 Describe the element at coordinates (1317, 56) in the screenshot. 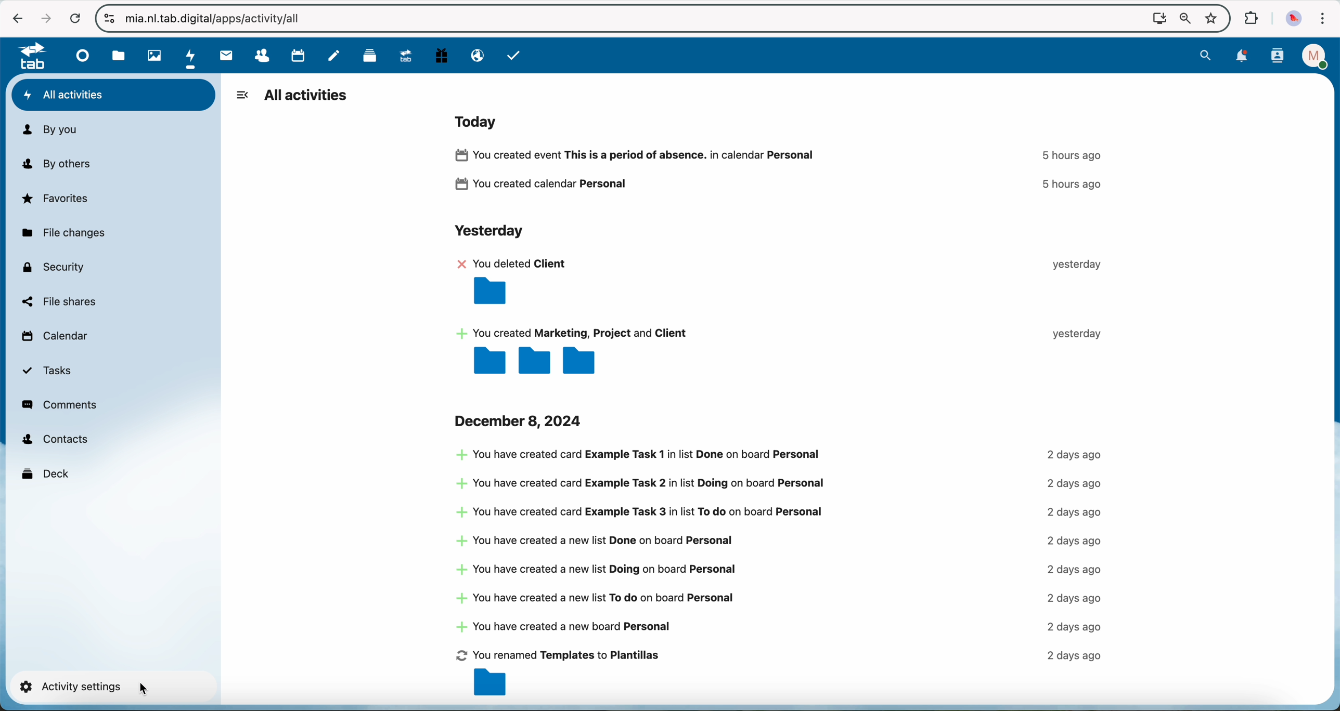

I see `profile` at that location.